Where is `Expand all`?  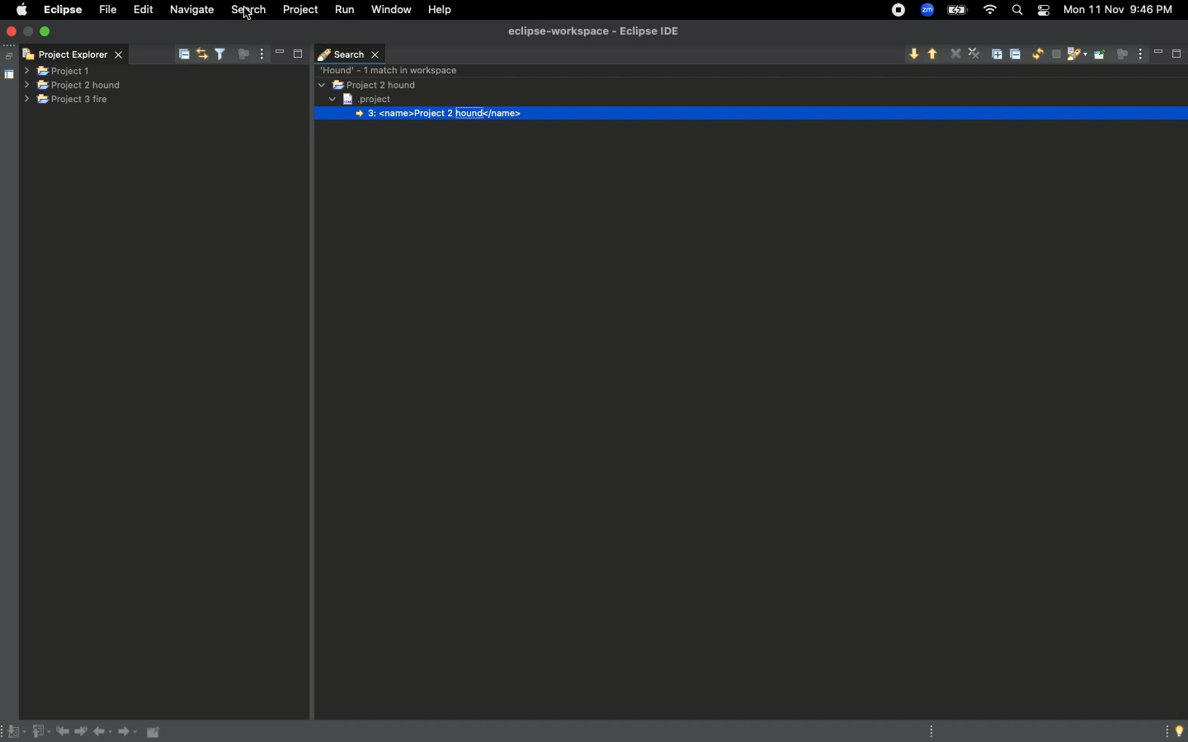
Expand all is located at coordinates (1000, 53).